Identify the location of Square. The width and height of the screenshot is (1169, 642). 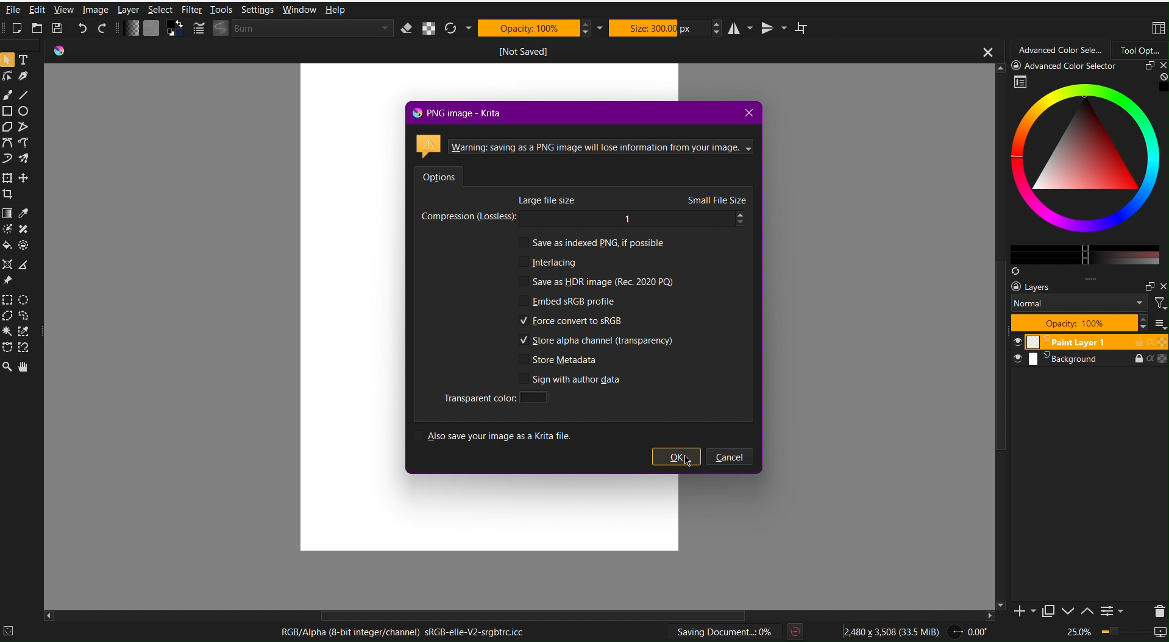
(9, 111).